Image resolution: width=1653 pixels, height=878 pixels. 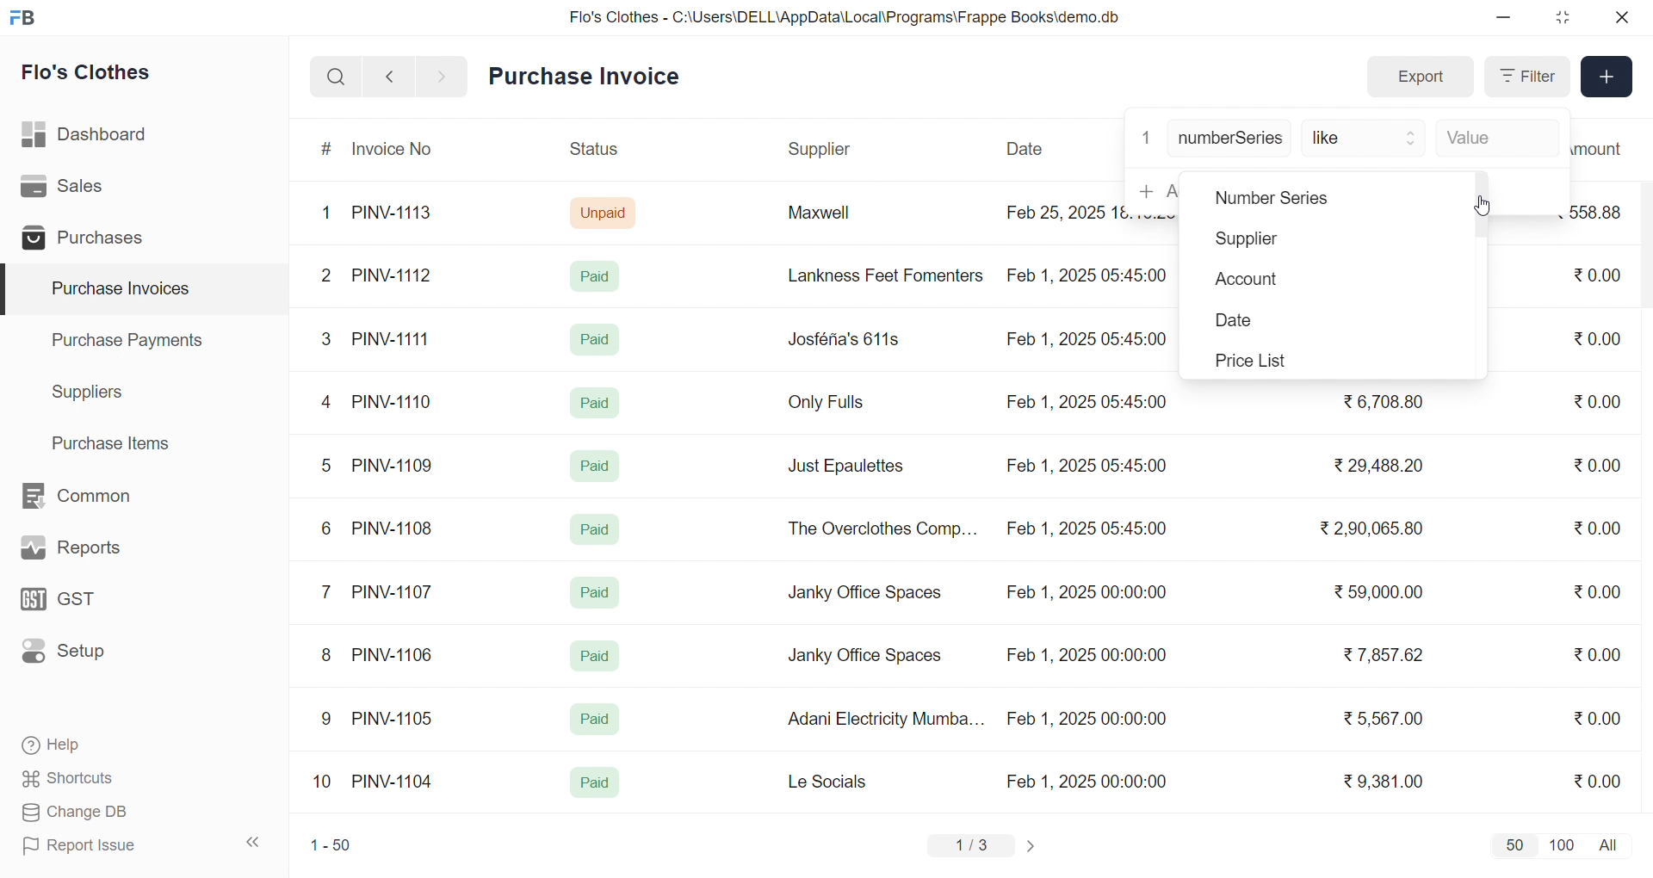 I want to click on Purchase Invoice, so click(x=590, y=77).